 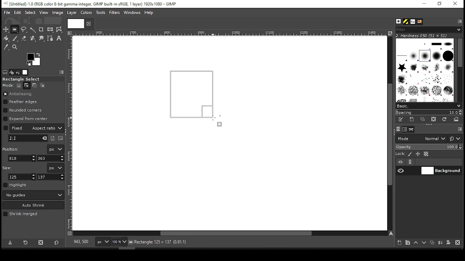 I want to click on background (28.0mb), so click(x=178, y=242).